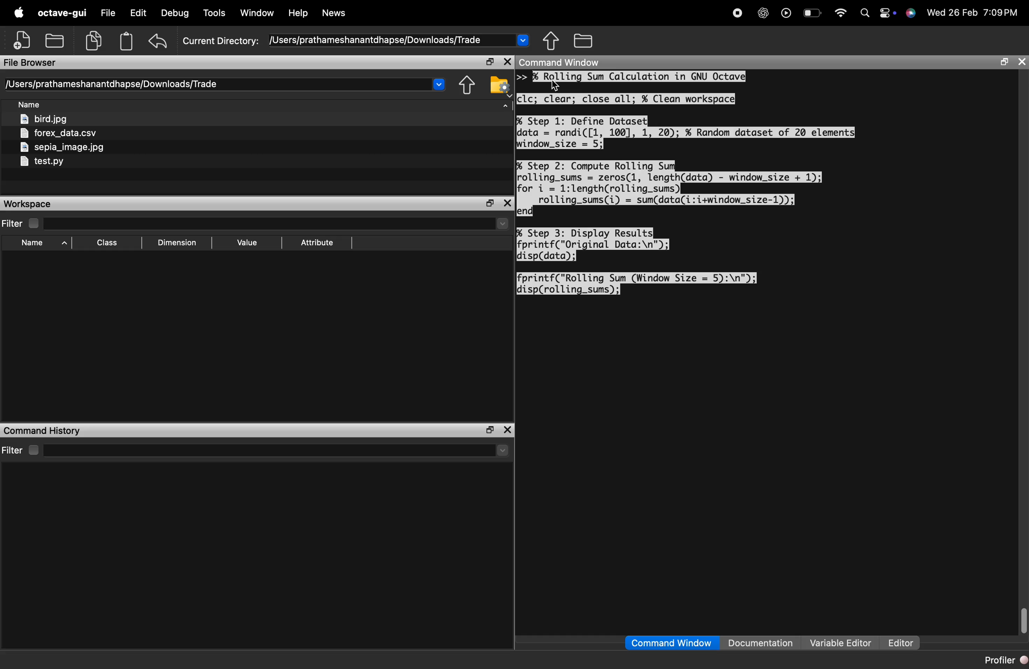 The image size is (1029, 669). I want to click on apple logo, so click(20, 13).